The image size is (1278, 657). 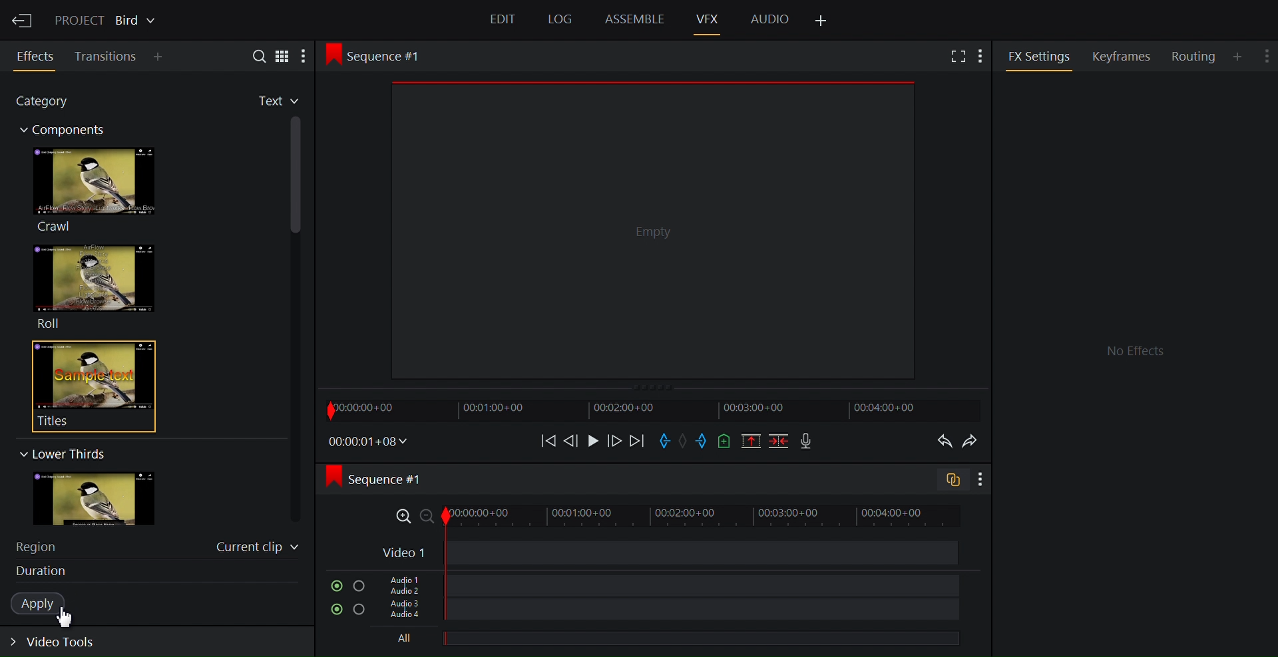 What do you see at coordinates (49, 103) in the screenshot?
I see `Category` at bounding box center [49, 103].